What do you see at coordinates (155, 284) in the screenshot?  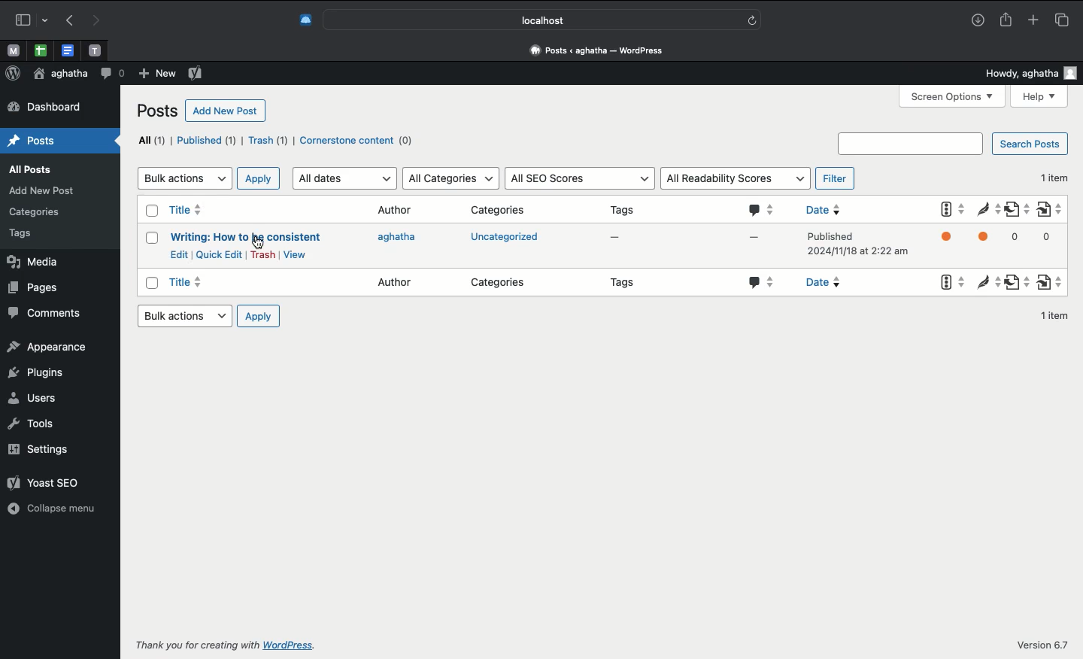 I see `Checkbox` at bounding box center [155, 284].